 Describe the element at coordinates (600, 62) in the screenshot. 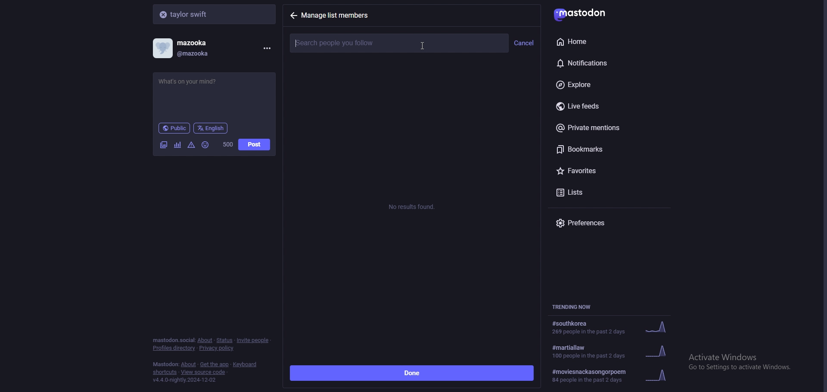

I see `notifications` at that location.